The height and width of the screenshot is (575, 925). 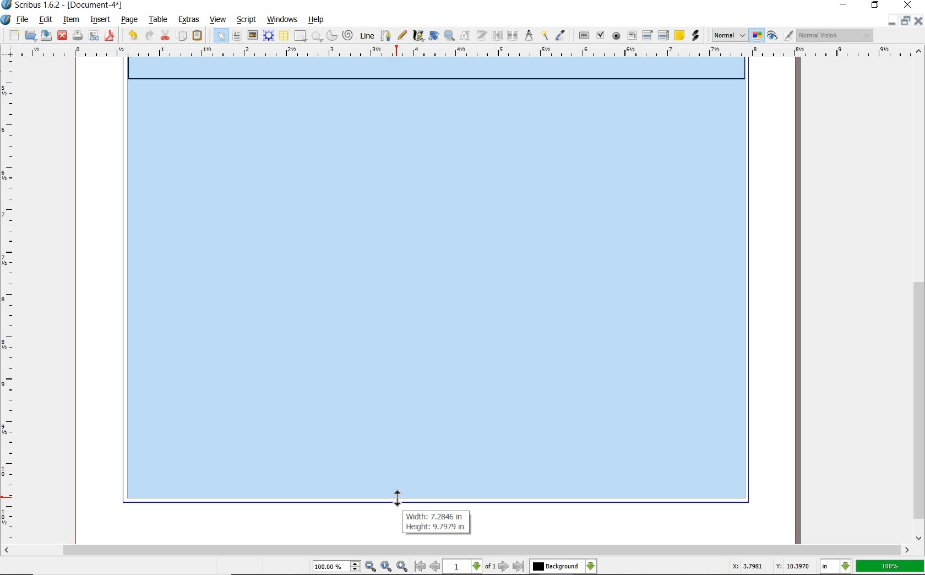 I want to click on minimize, so click(x=844, y=5).